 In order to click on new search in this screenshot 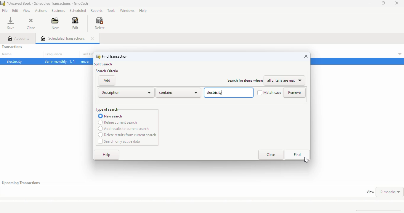, I will do `click(110, 116)`.